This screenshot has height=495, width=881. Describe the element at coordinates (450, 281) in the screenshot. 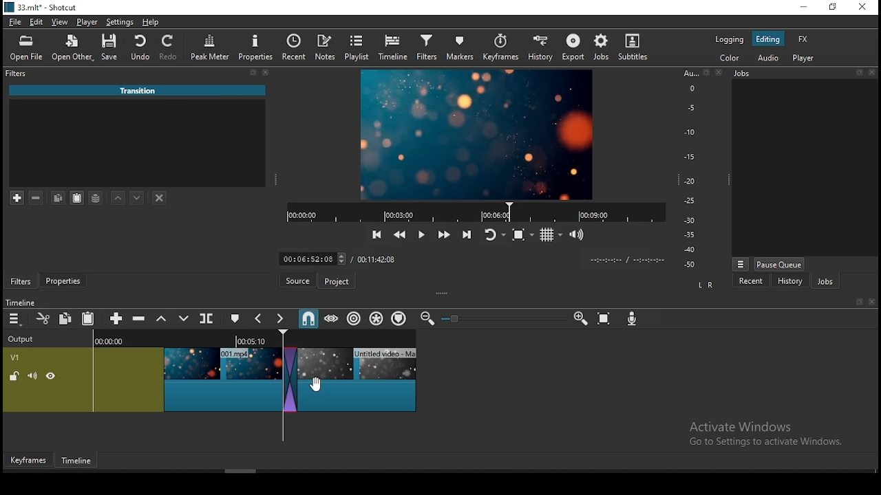

I see `Click here to check for a new version of Shotcut.` at that location.